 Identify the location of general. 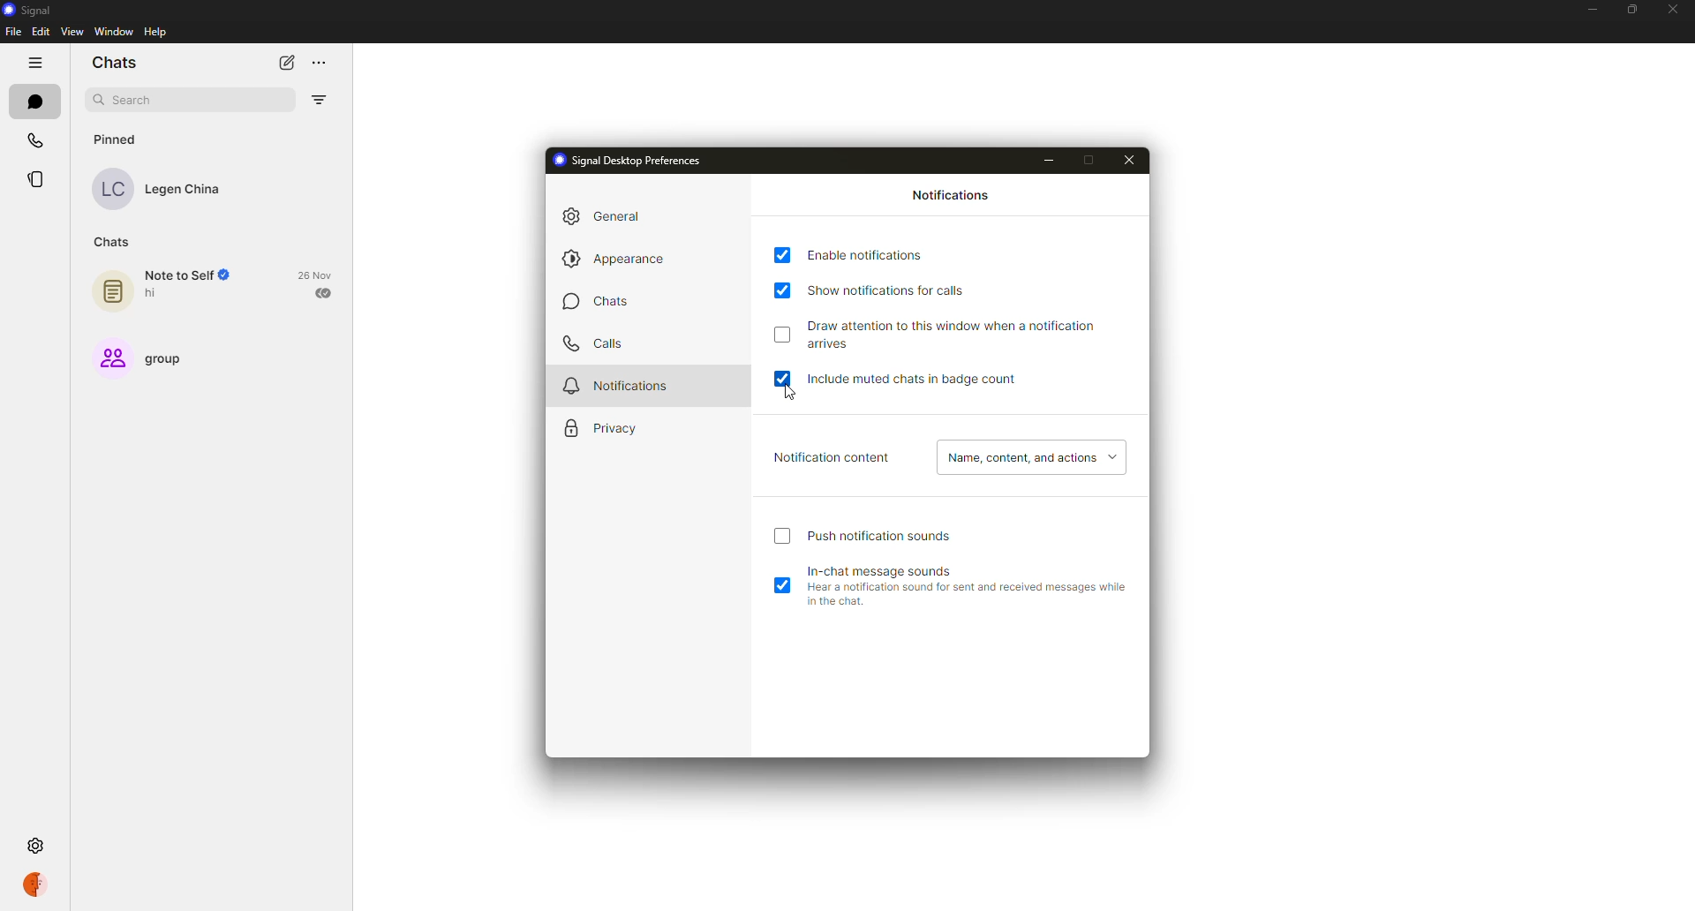
(600, 216).